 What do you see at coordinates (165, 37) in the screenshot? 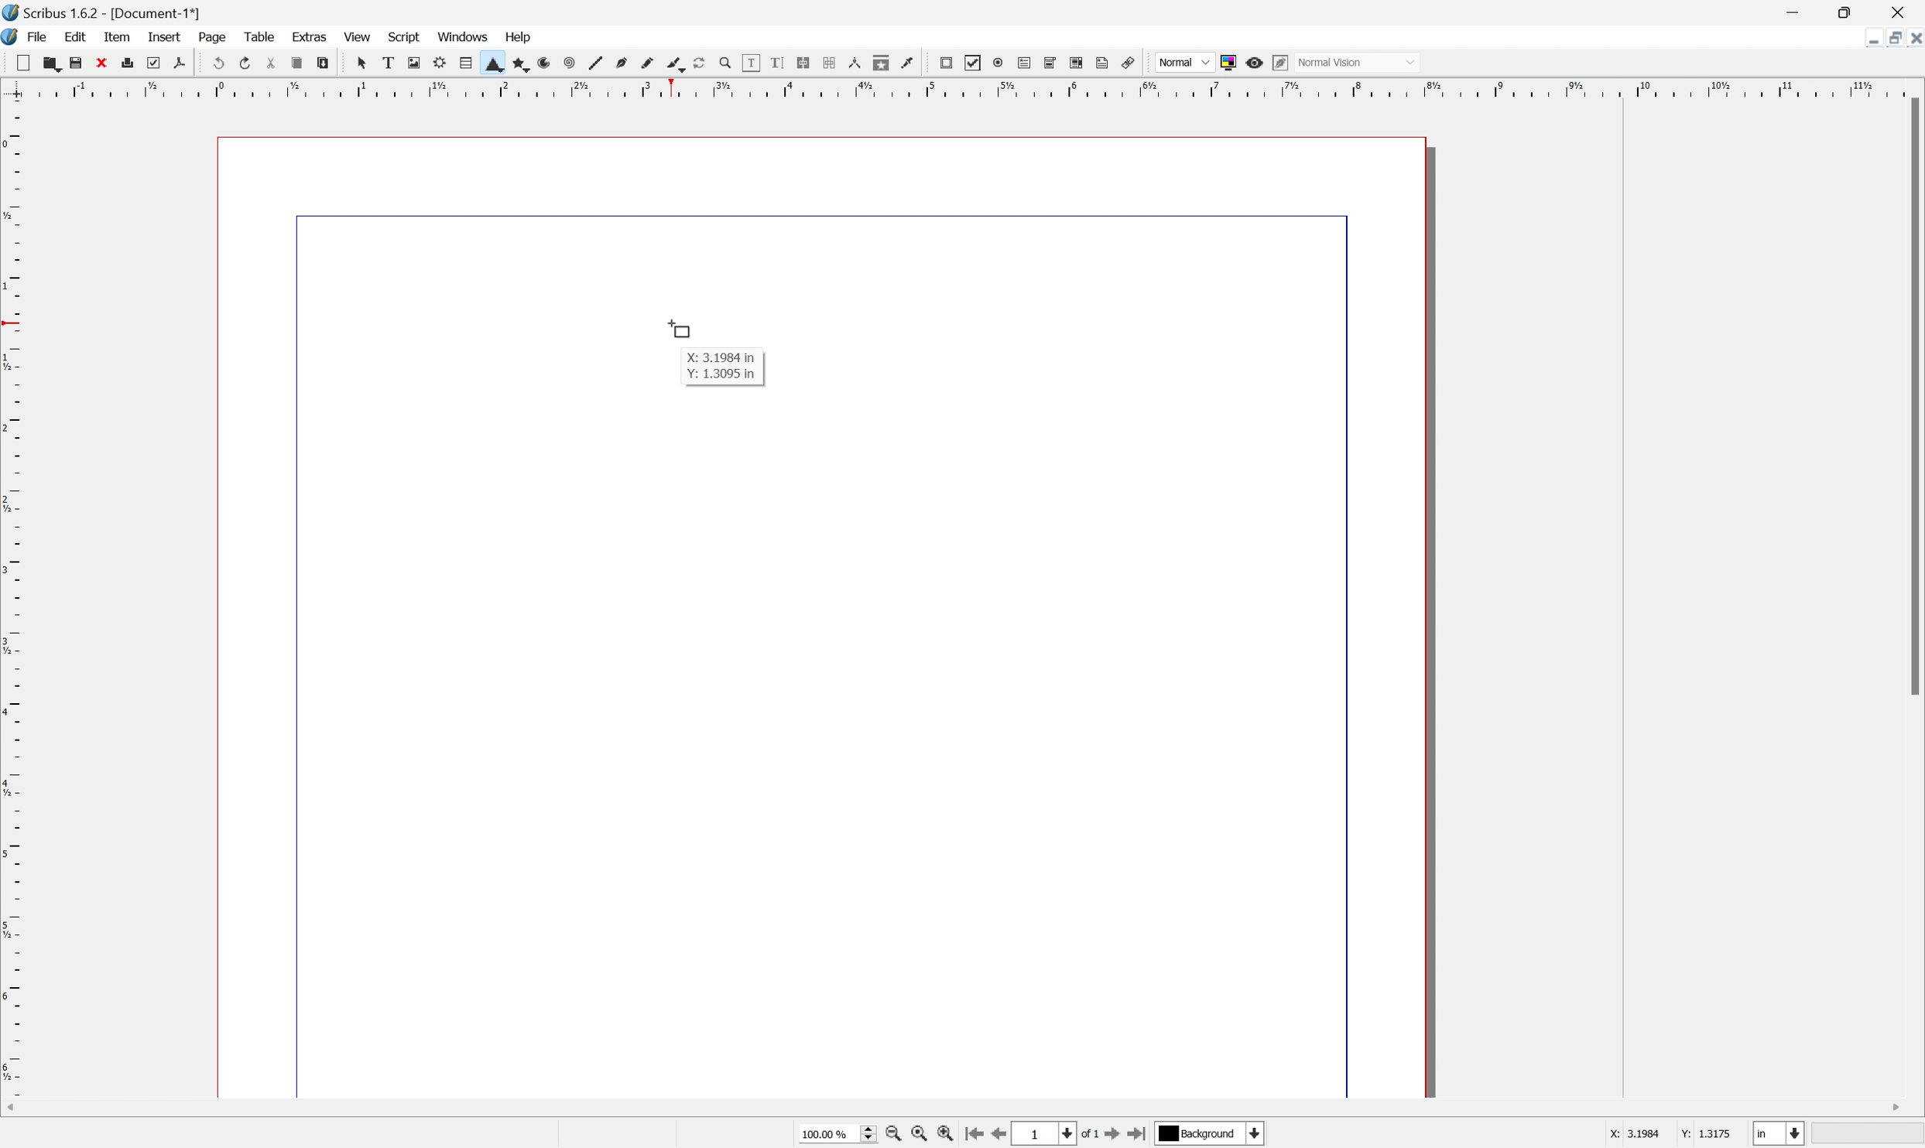
I see `Insert` at bounding box center [165, 37].